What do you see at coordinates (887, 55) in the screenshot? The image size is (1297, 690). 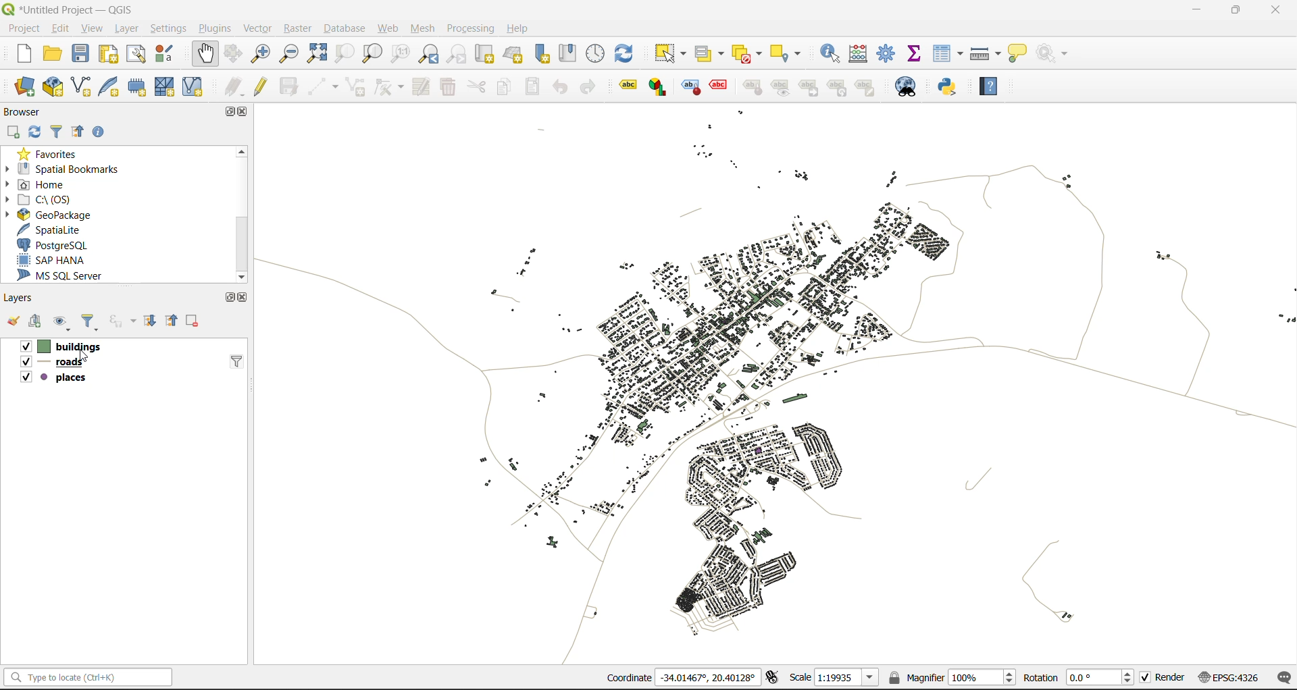 I see `toolbox` at bounding box center [887, 55].